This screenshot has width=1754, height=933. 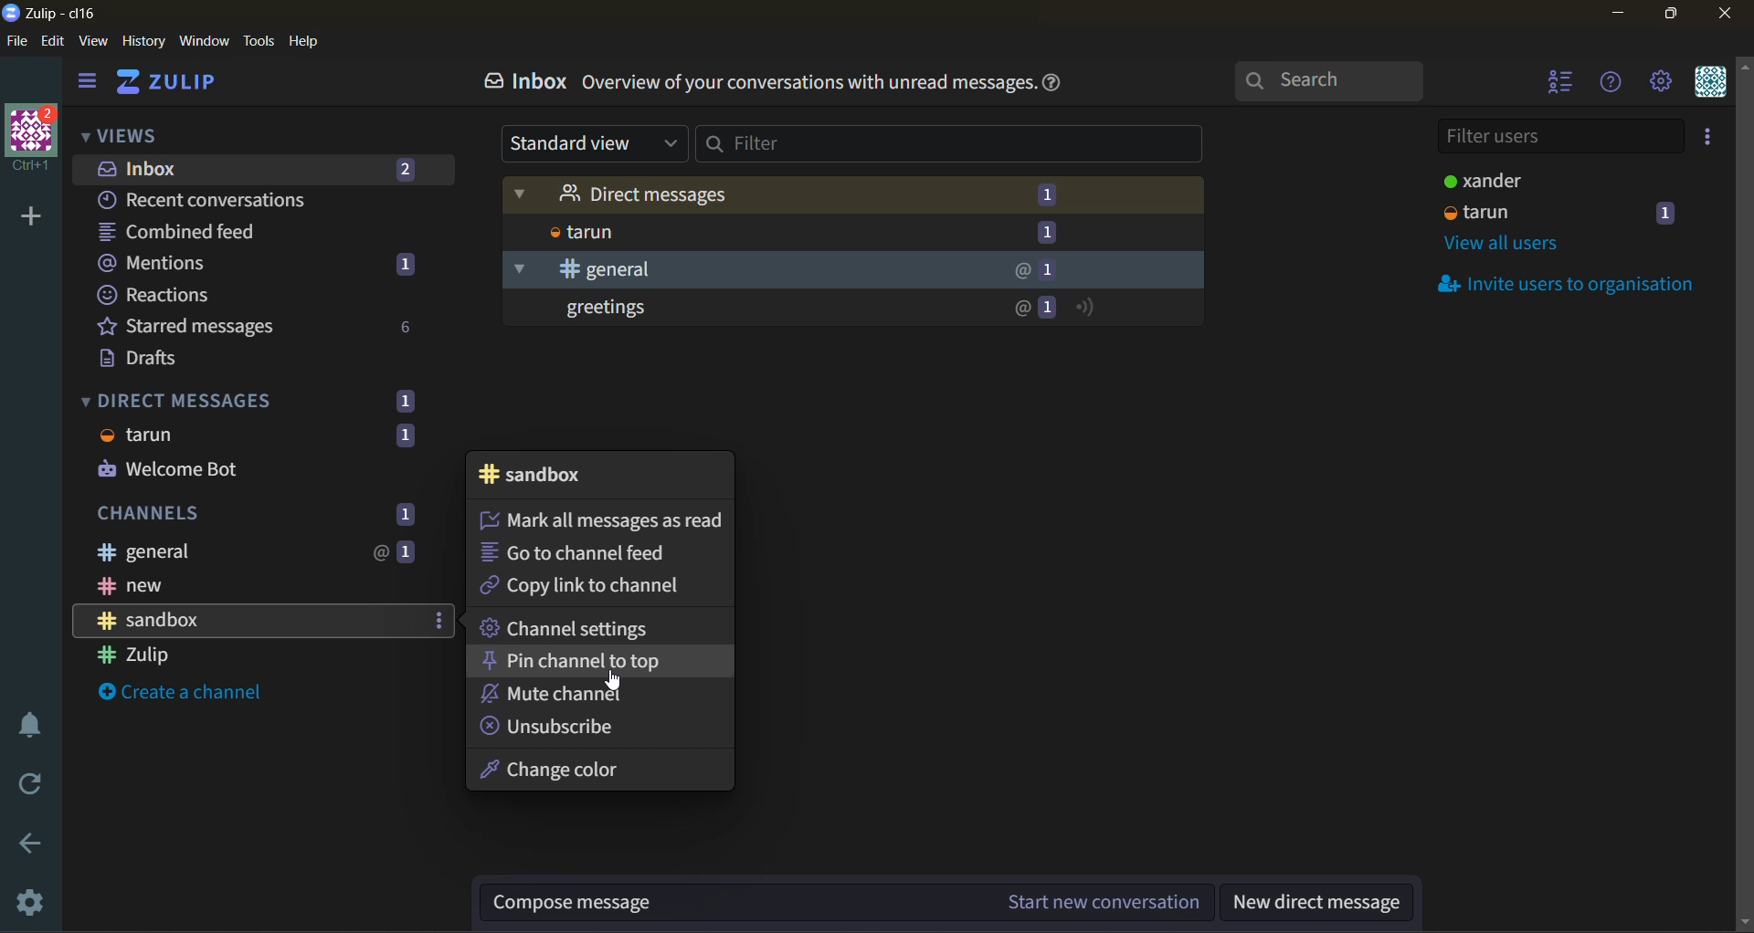 I want to click on drafts, so click(x=162, y=361).